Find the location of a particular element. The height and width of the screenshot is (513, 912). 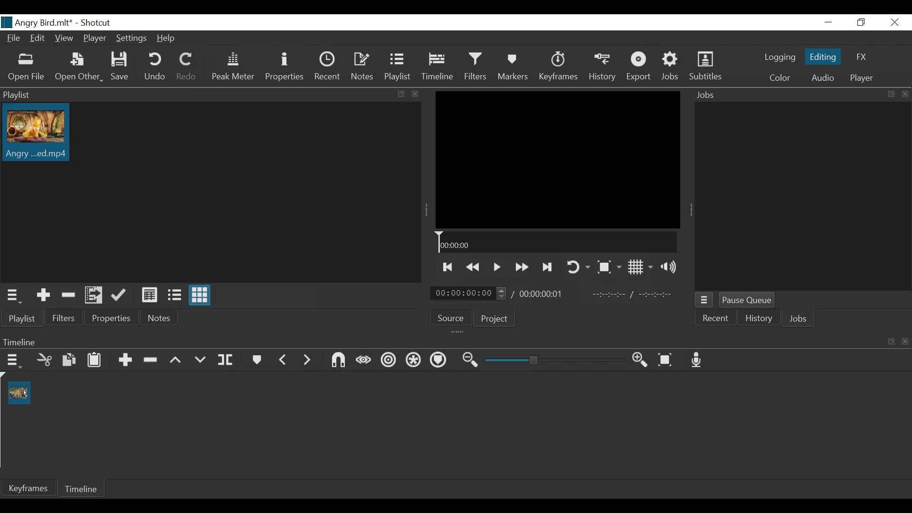

Peak Meter is located at coordinates (232, 66).